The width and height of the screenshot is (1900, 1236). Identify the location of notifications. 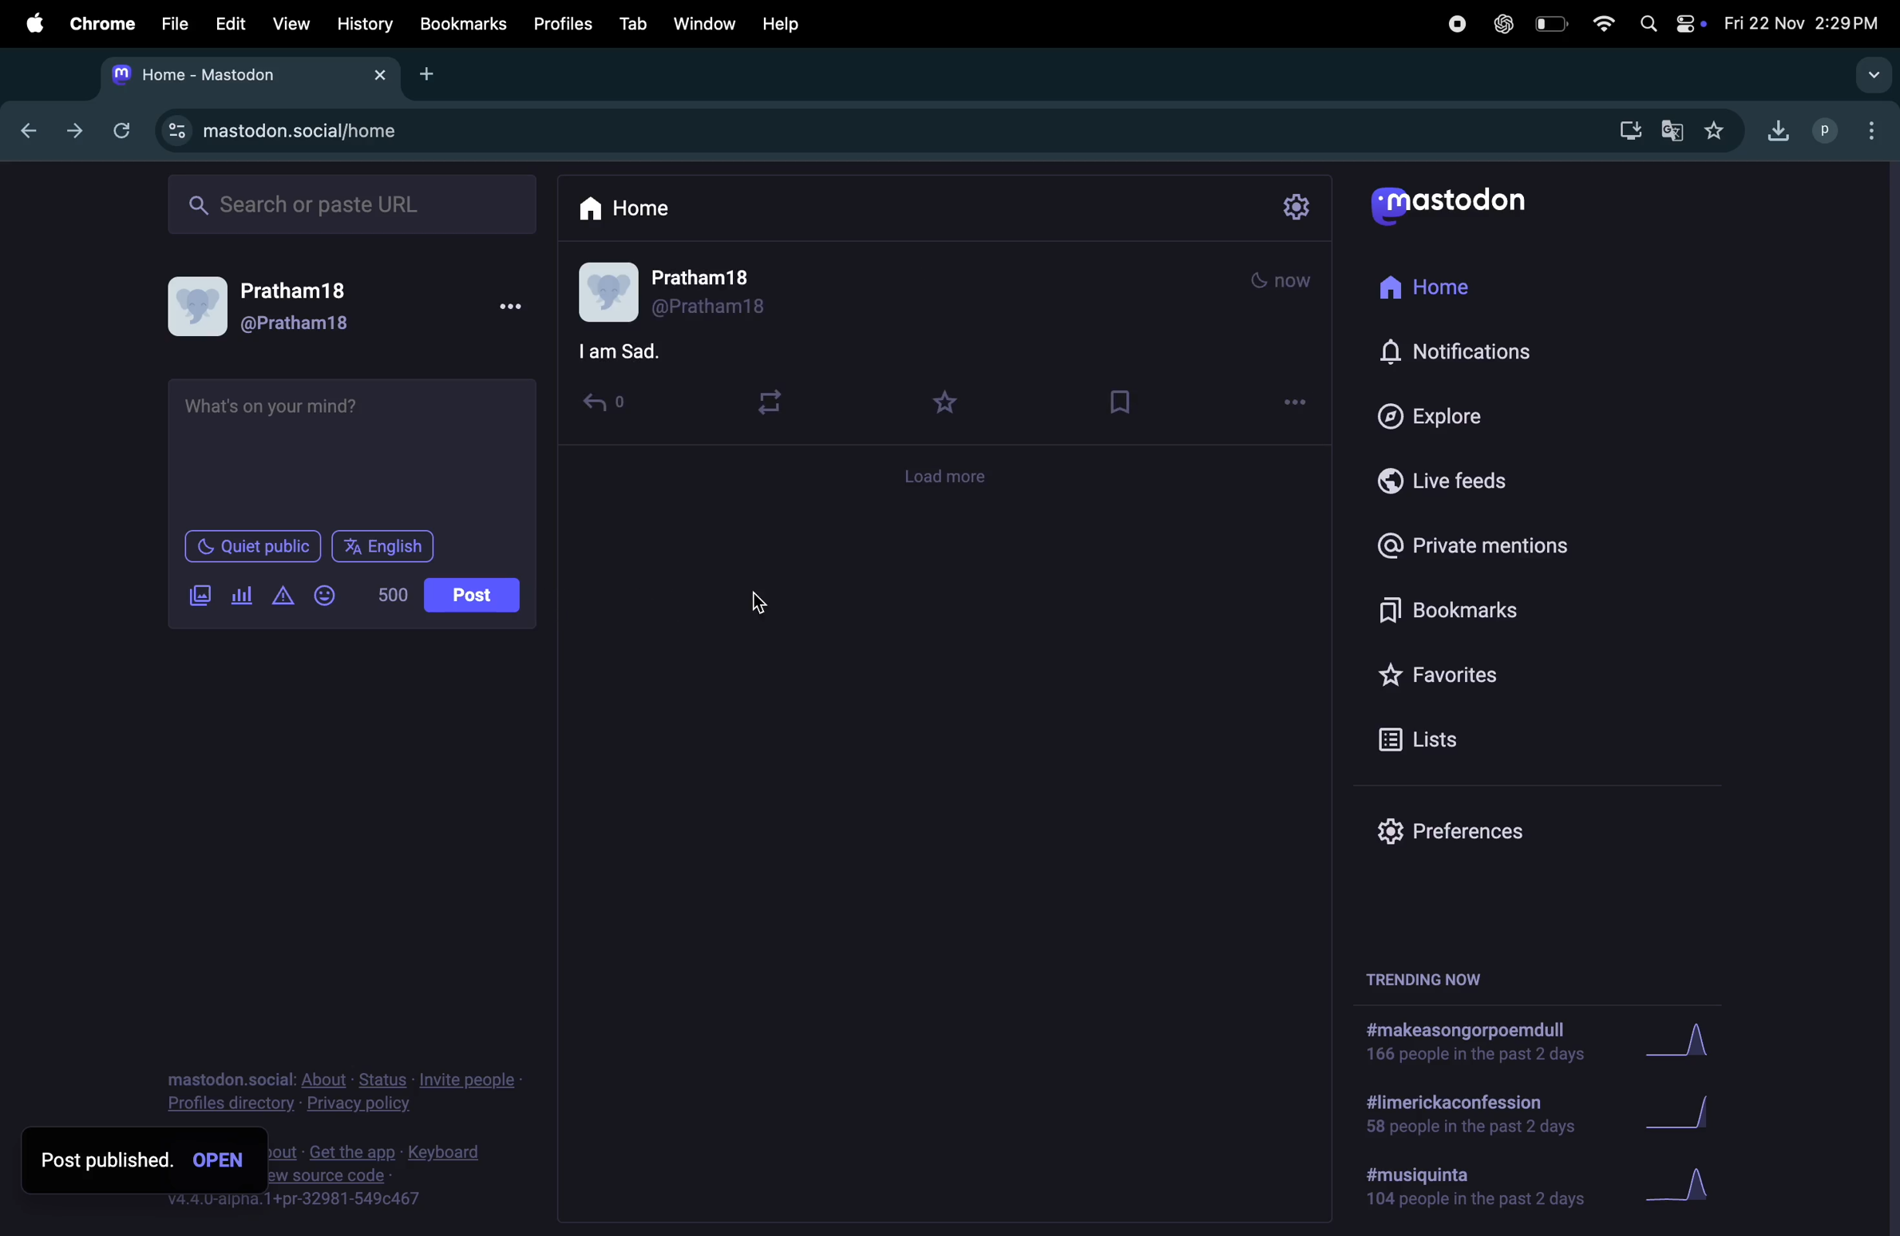
(1467, 351).